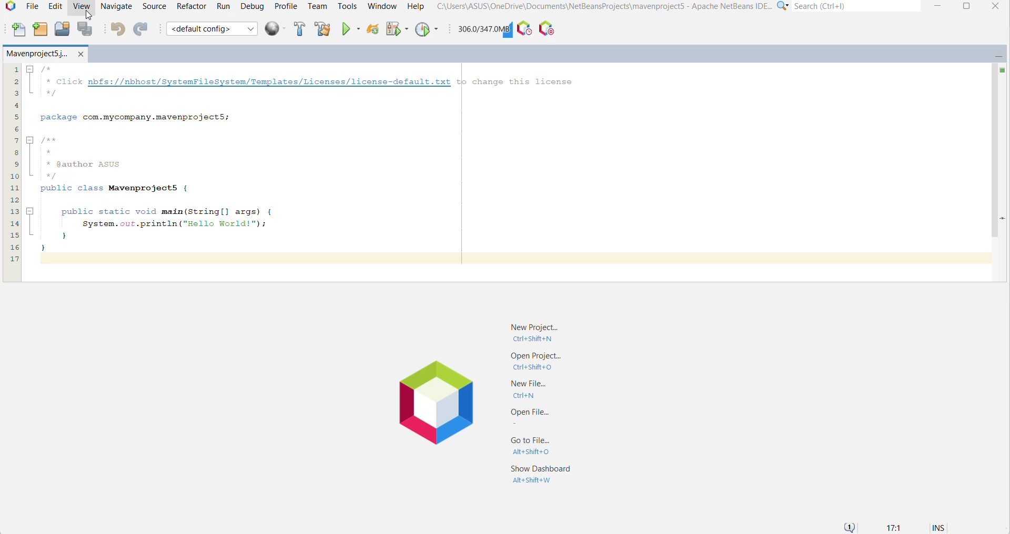 This screenshot has width=1010, height=534. I want to click on File, so click(32, 6).